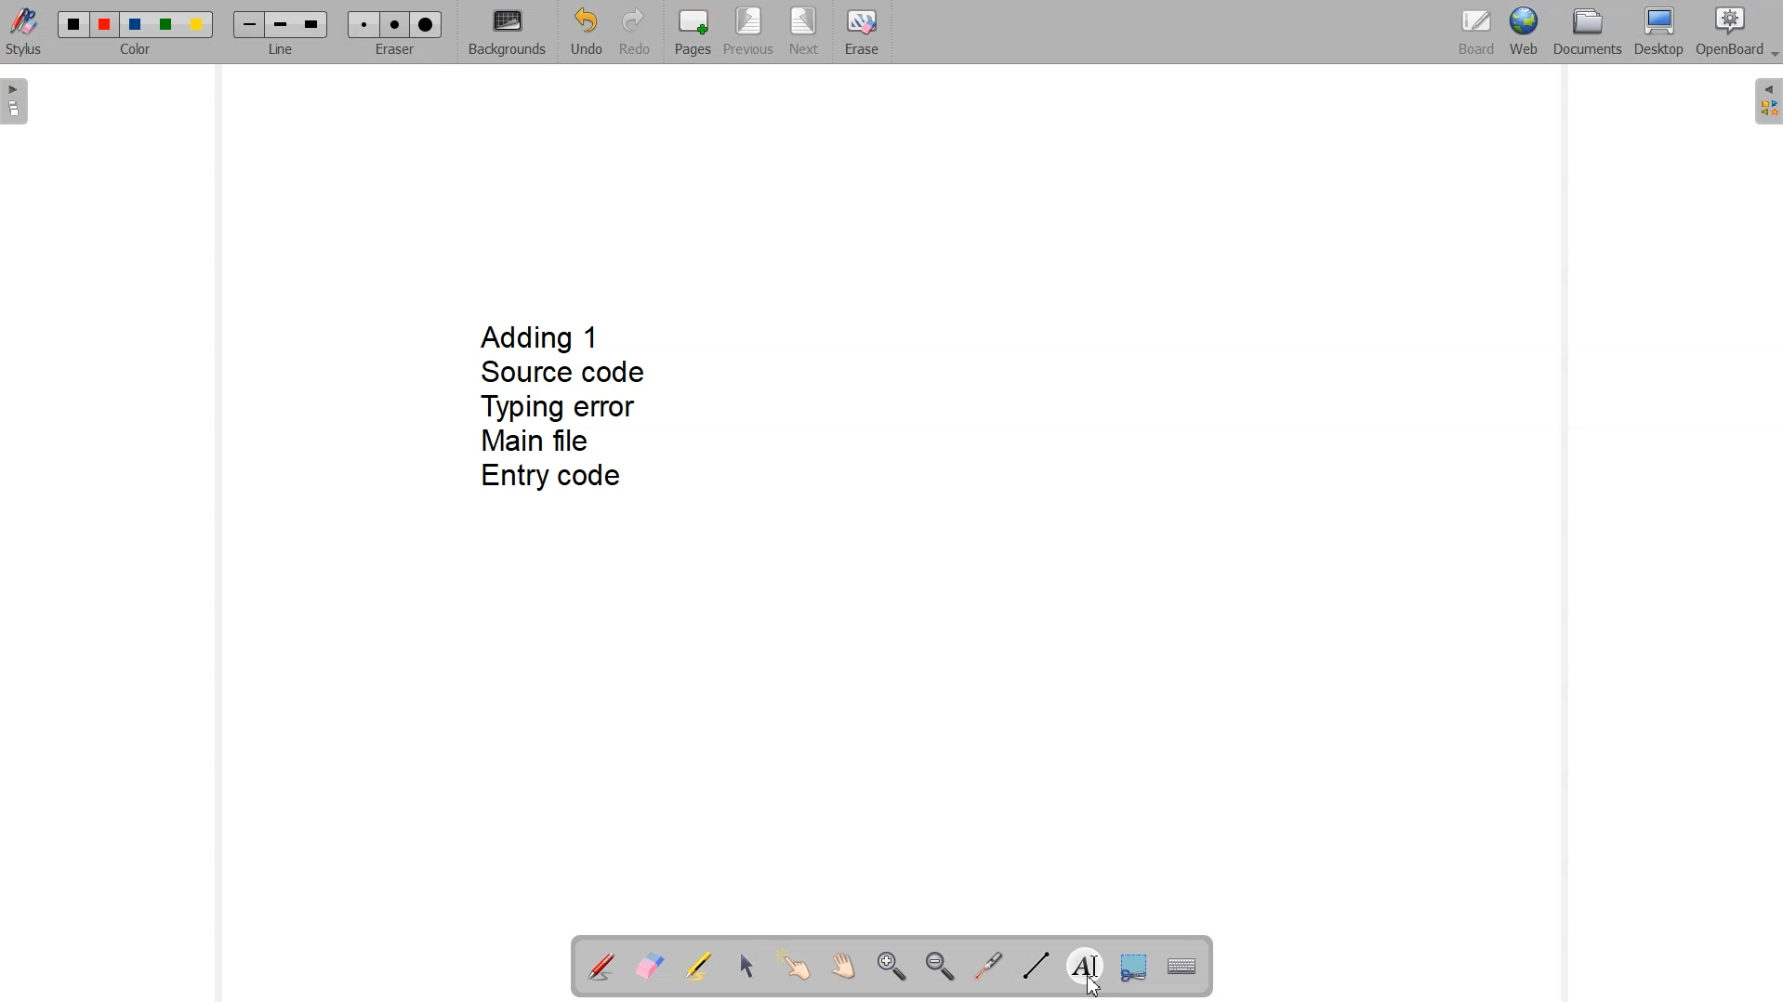 This screenshot has width=1783, height=1002. What do you see at coordinates (600, 964) in the screenshot?
I see `Annotation document` at bounding box center [600, 964].